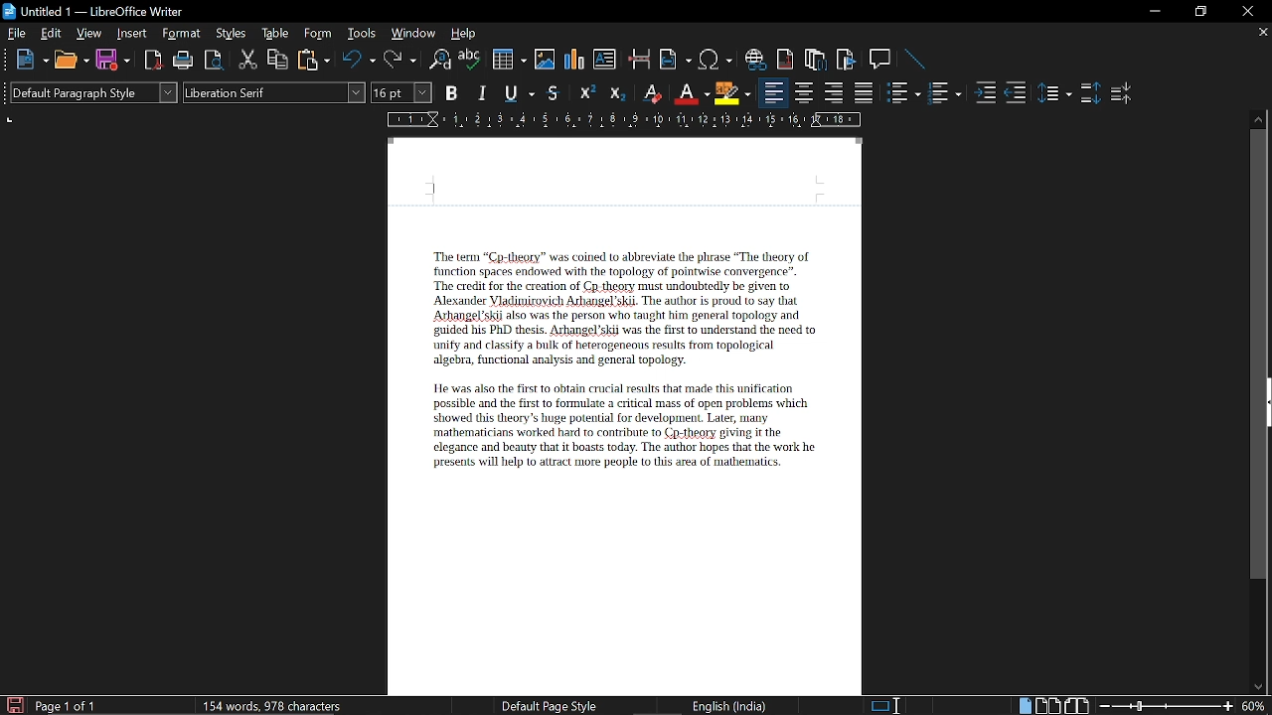 The height and width of the screenshot is (715, 1272). What do you see at coordinates (733, 92) in the screenshot?
I see `Highlight` at bounding box center [733, 92].